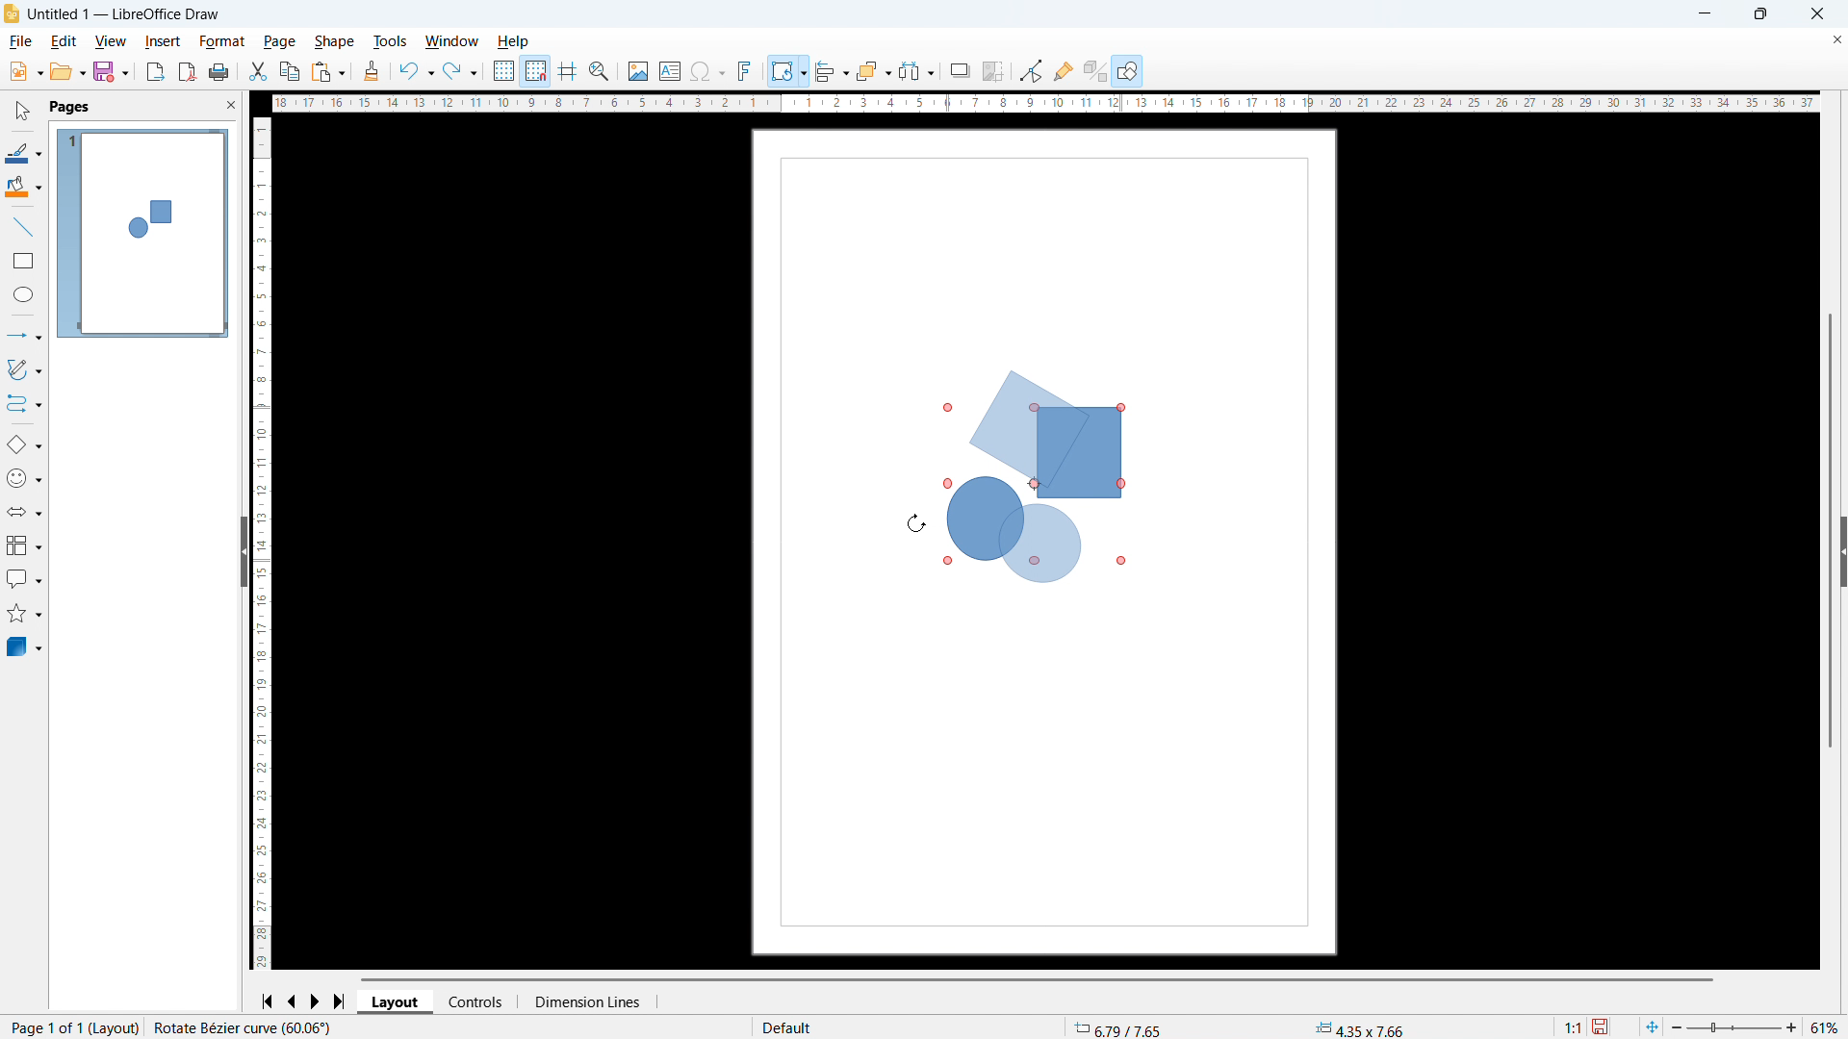  What do you see at coordinates (318, 1001) in the screenshot?
I see `Next page ` at bounding box center [318, 1001].